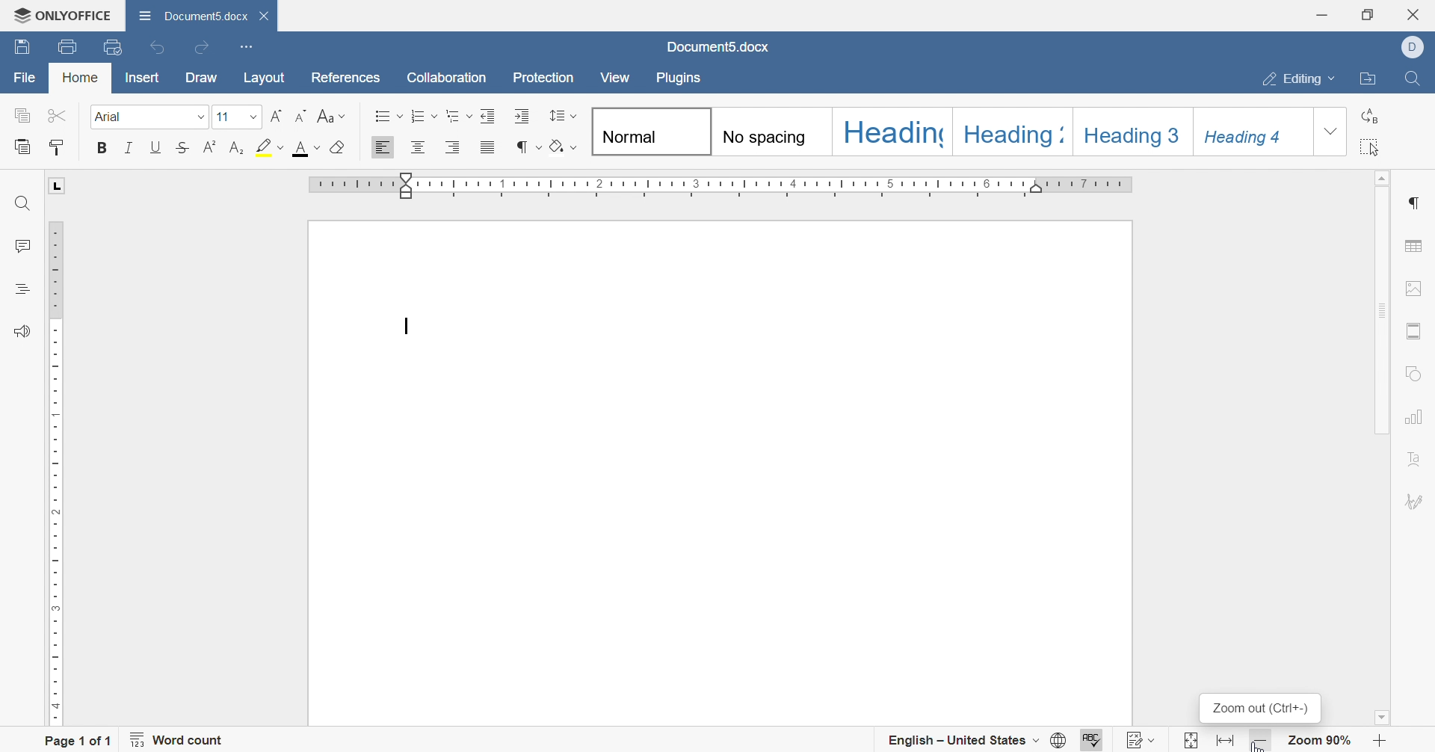 Image resolution: width=1435 pixels, height=752 pixels. I want to click on redo, so click(204, 48).